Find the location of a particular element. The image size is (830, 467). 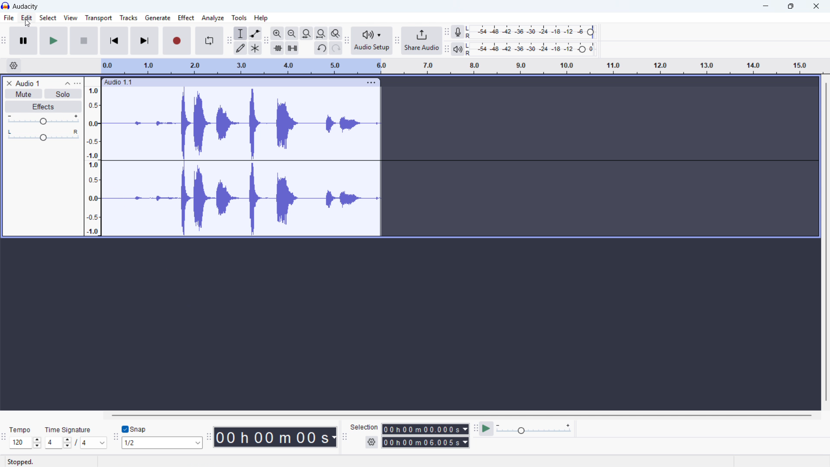

title is located at coordinates (26, 6).